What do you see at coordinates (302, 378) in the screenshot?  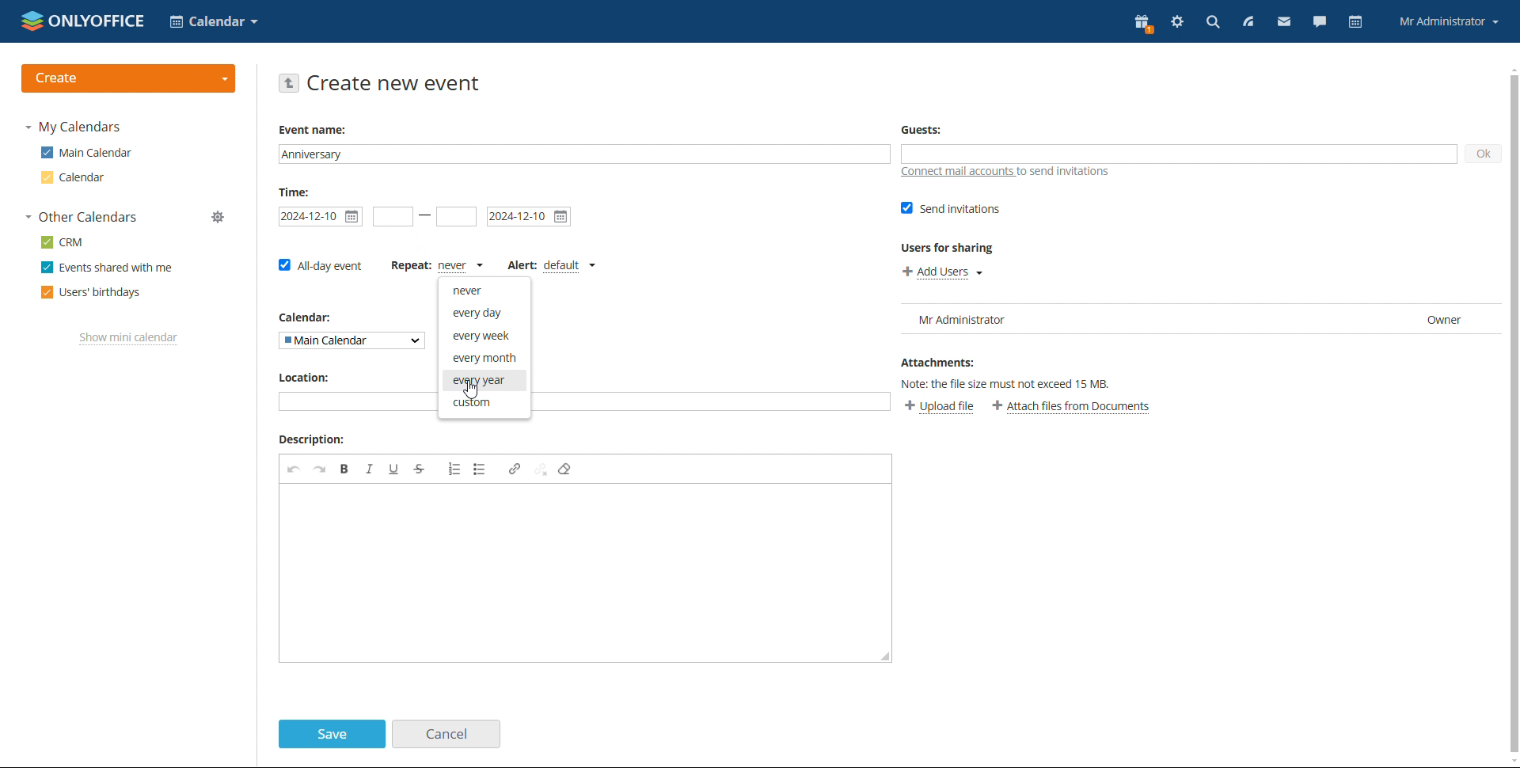 I see `Location:` at bounding box center [302, 378].